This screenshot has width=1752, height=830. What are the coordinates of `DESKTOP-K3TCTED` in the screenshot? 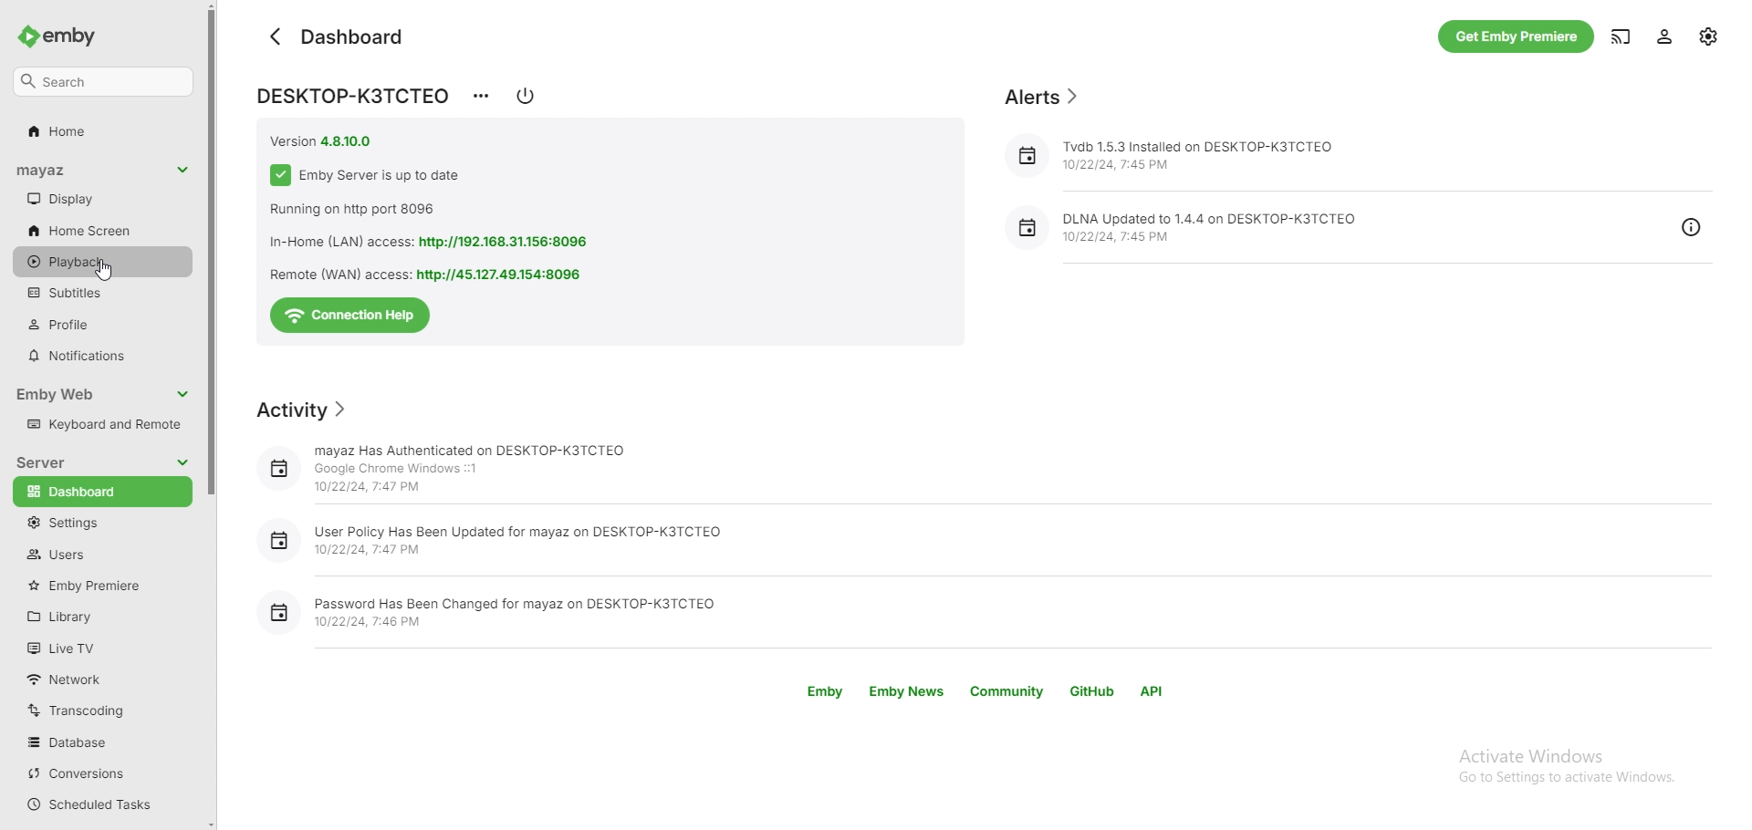 It's located at (354, 95).